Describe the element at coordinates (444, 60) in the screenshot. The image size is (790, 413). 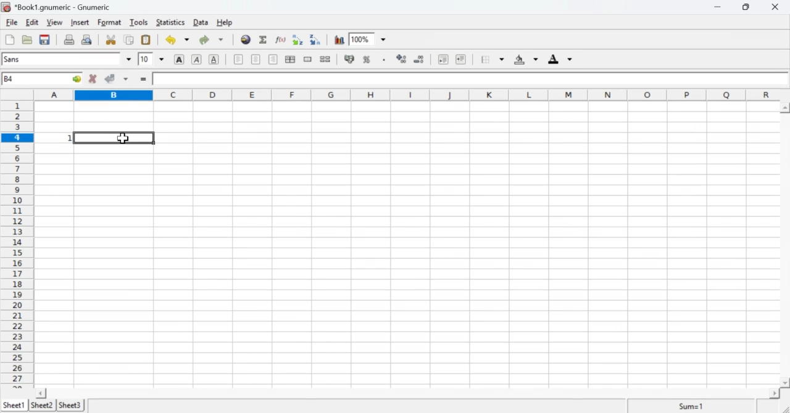
I see `Decrease indent, align to left.` at that location.